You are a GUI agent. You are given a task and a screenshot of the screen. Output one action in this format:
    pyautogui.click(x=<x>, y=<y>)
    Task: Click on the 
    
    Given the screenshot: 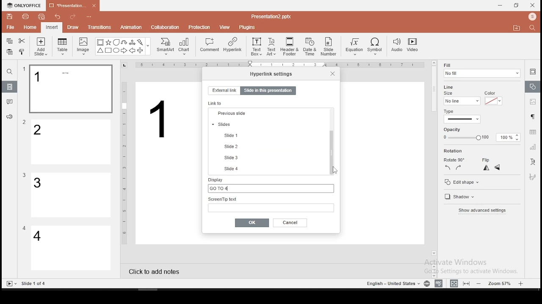 What is the action you would take?
    pyautogui.click(x=282, y=65)
    